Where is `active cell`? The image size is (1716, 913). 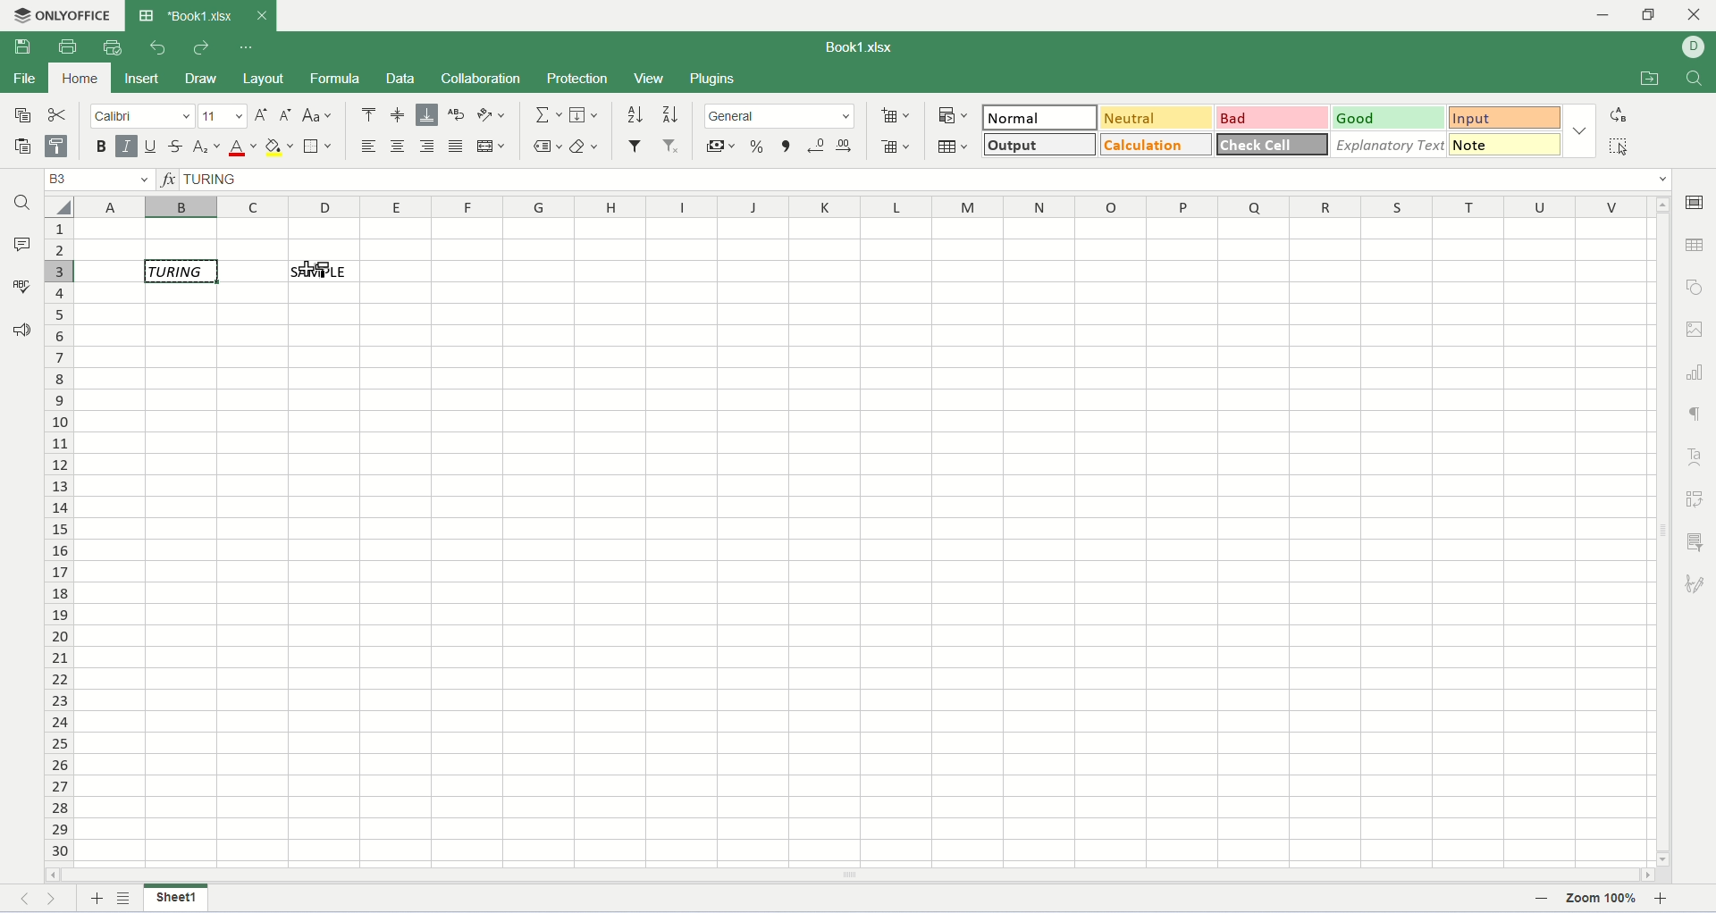 active cell is located at coordinates (181, 271).